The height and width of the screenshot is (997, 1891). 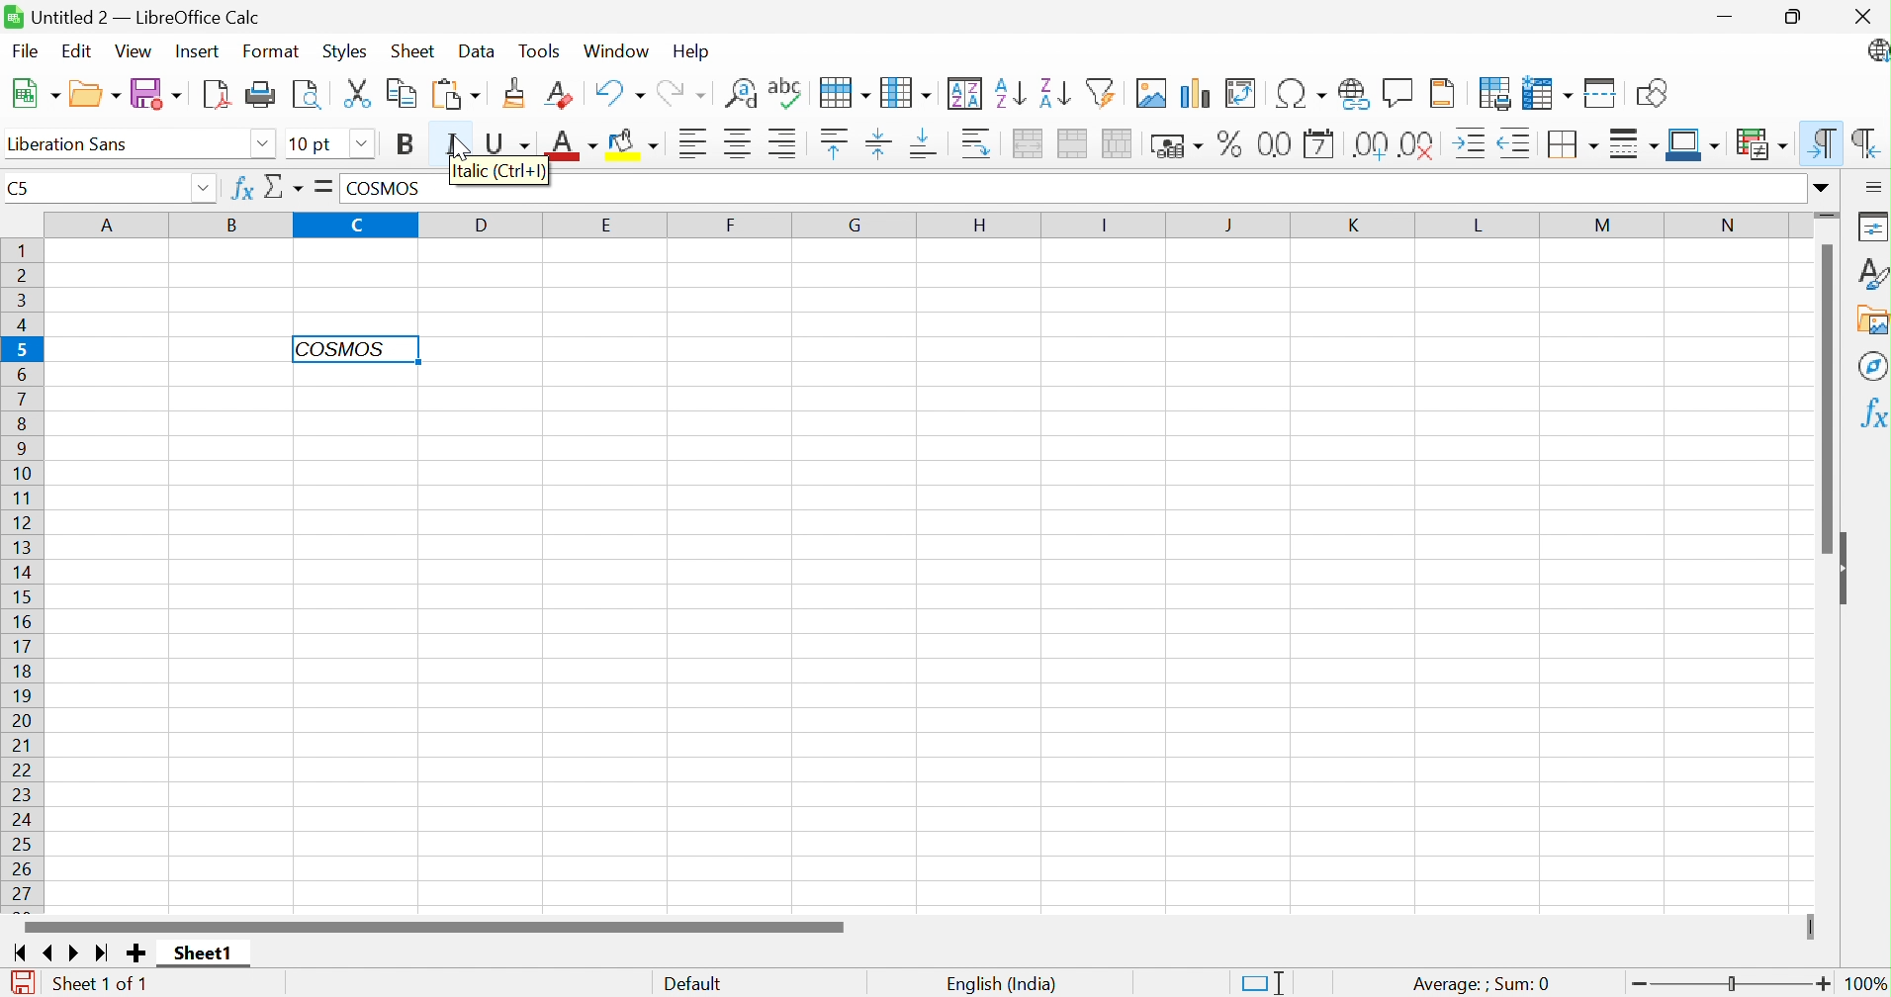 I want to click on Decrease indent, so click(x=1513, y=144).